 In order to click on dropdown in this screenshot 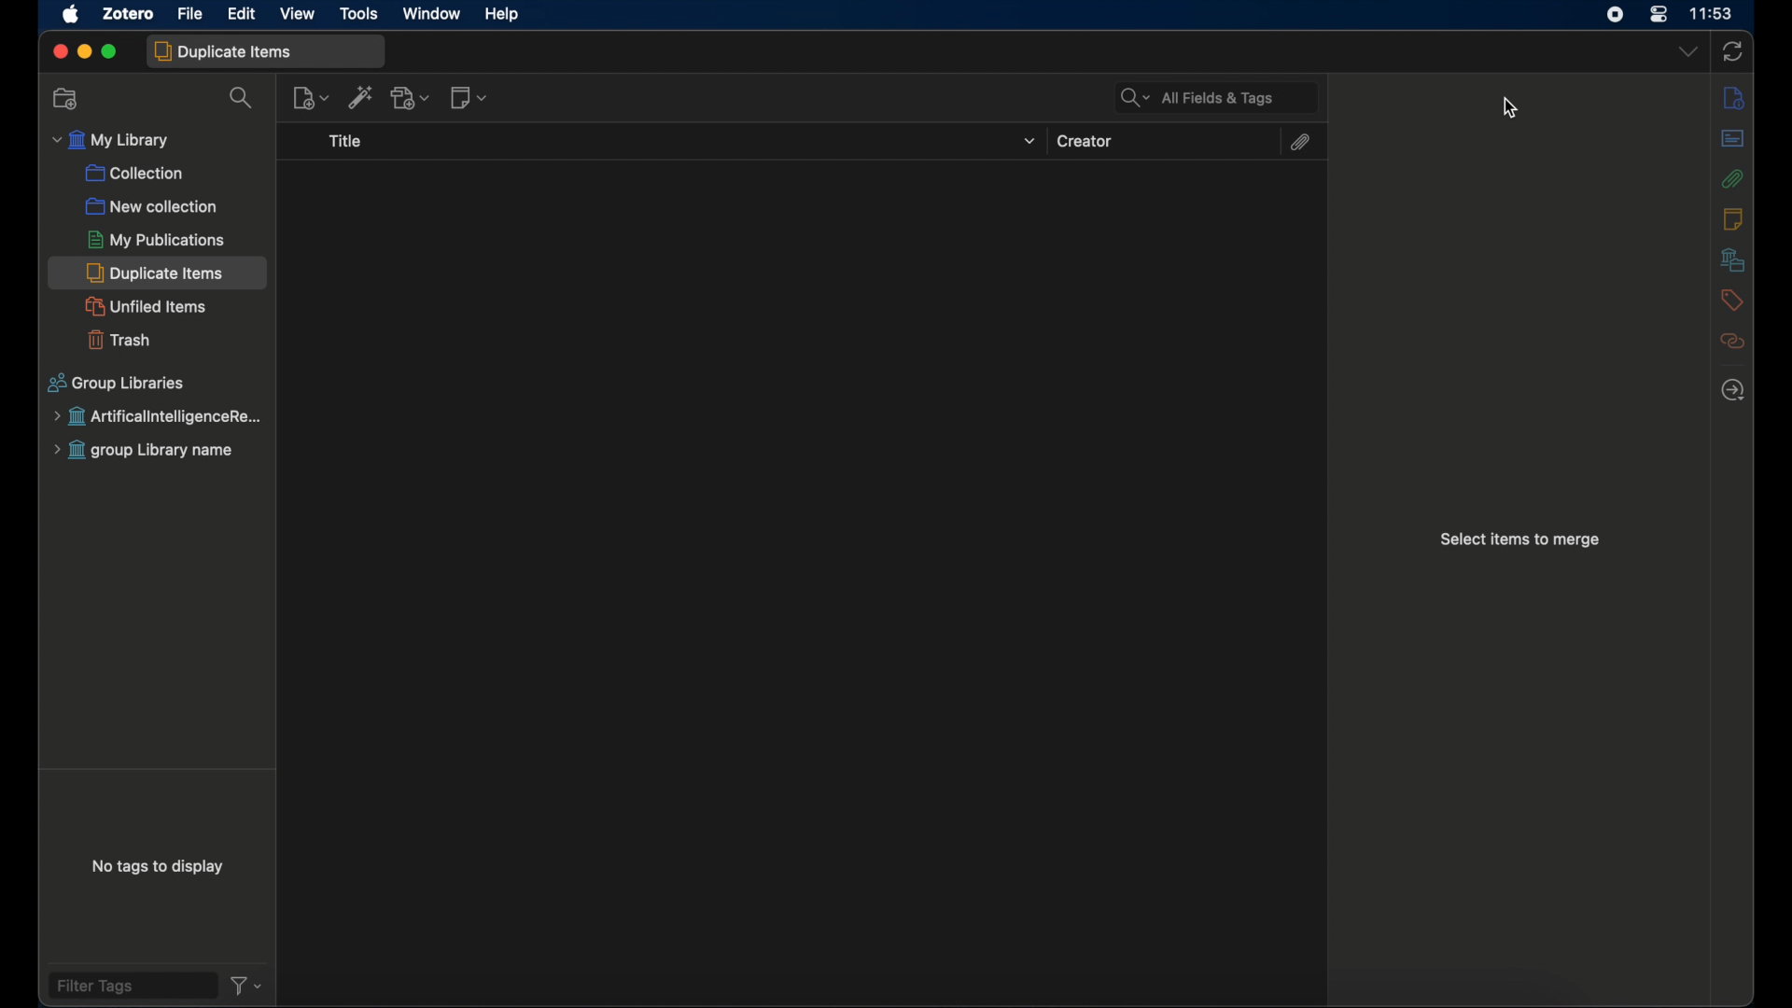, I will do `click(1033, 144)`.